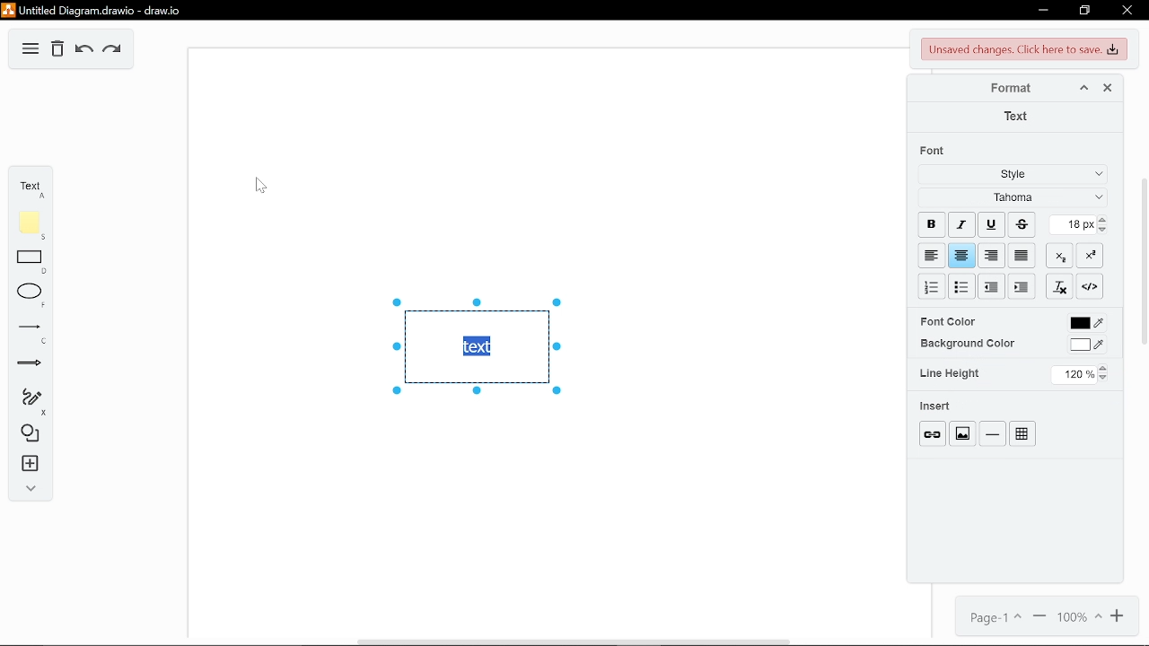  Describe the element at coordinates (83, 50) in the screenshot. I see `undo` at that location.